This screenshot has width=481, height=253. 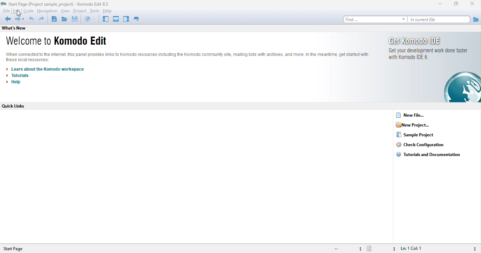 I want to click on welcome to komodo edit, so click(x=60, y=41).